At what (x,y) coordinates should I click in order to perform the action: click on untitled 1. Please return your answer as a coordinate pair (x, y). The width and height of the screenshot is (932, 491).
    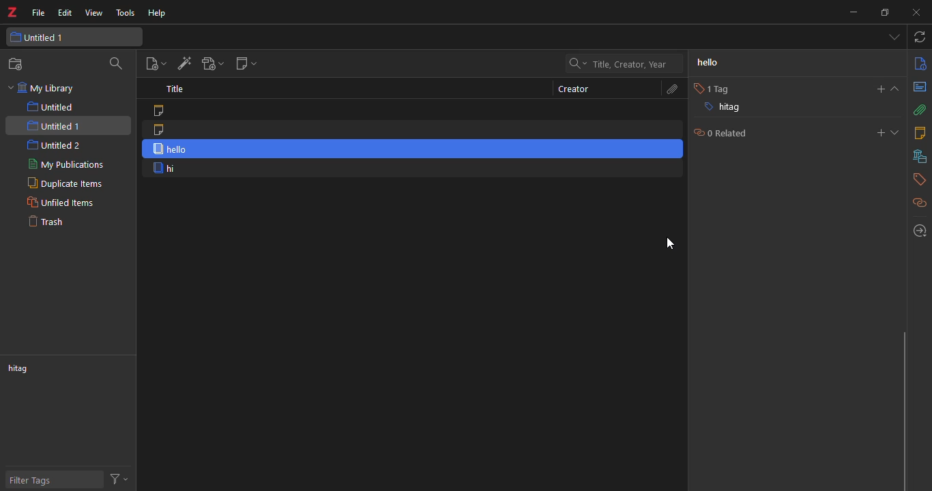
    Looking at the image, I should click on (50, 38).